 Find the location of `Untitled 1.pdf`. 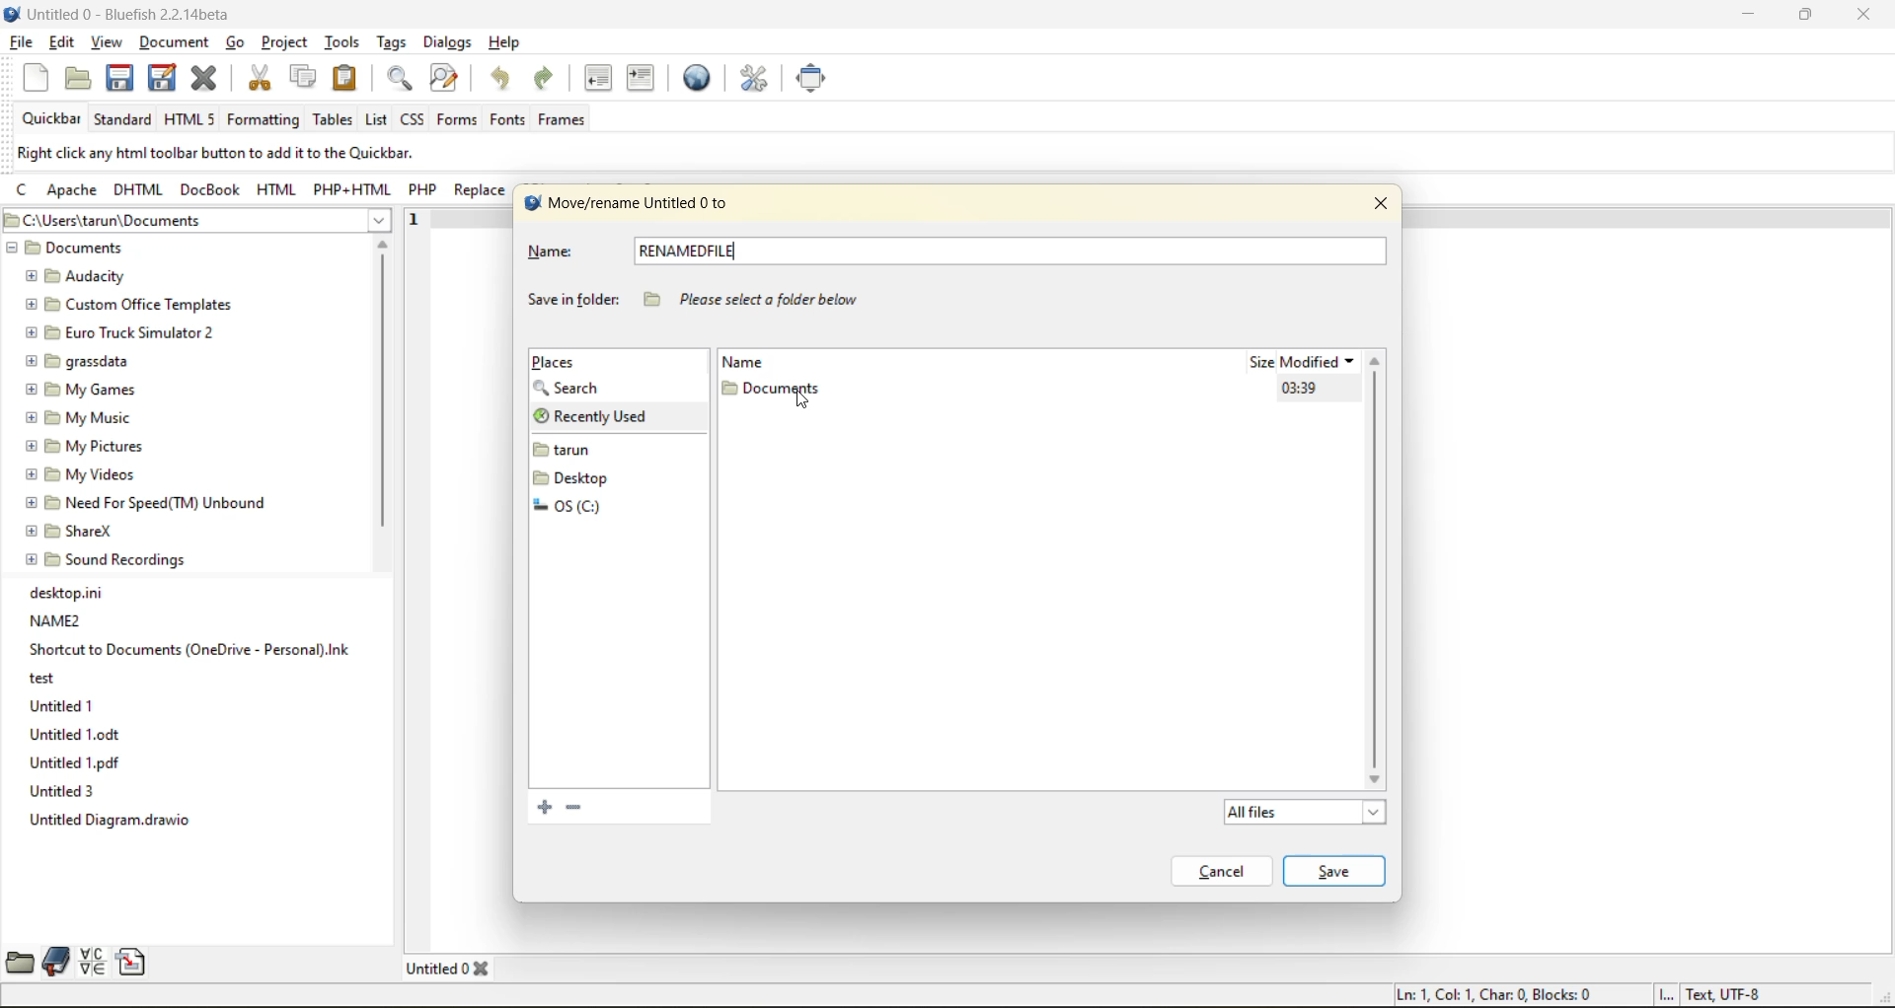

Untitled 1.pdf is located at coordinates (77, 764).